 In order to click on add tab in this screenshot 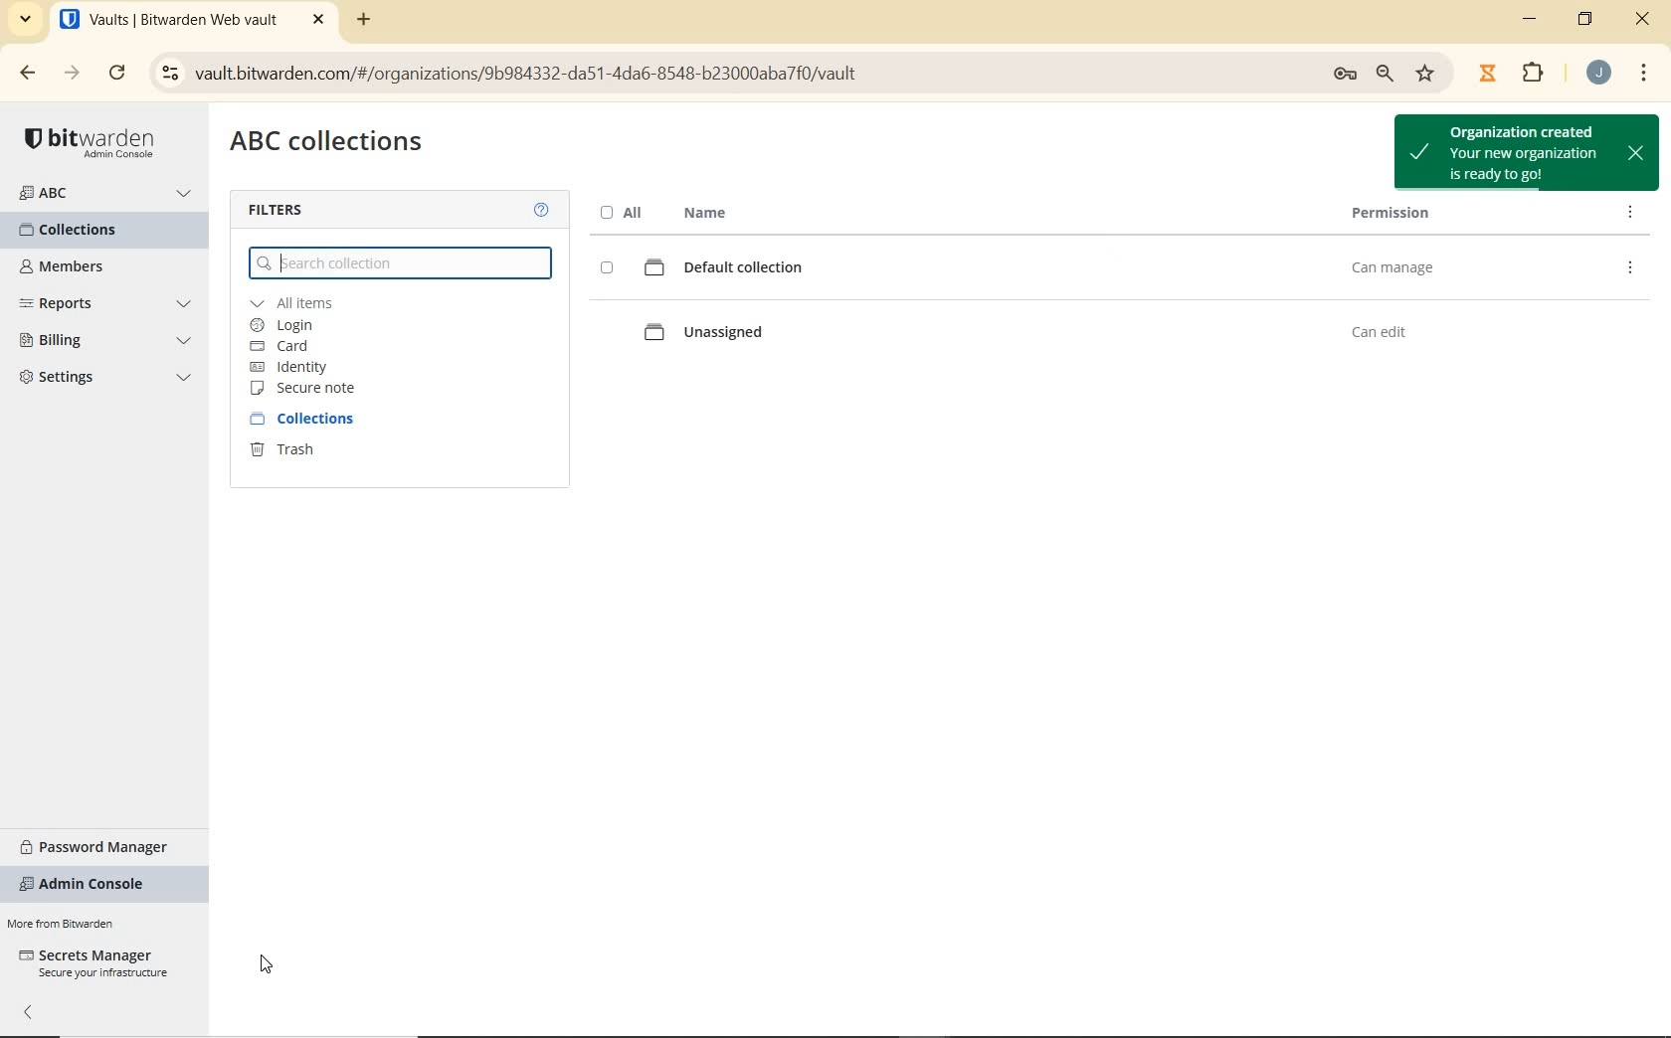, I will do `click(364, 19)`.